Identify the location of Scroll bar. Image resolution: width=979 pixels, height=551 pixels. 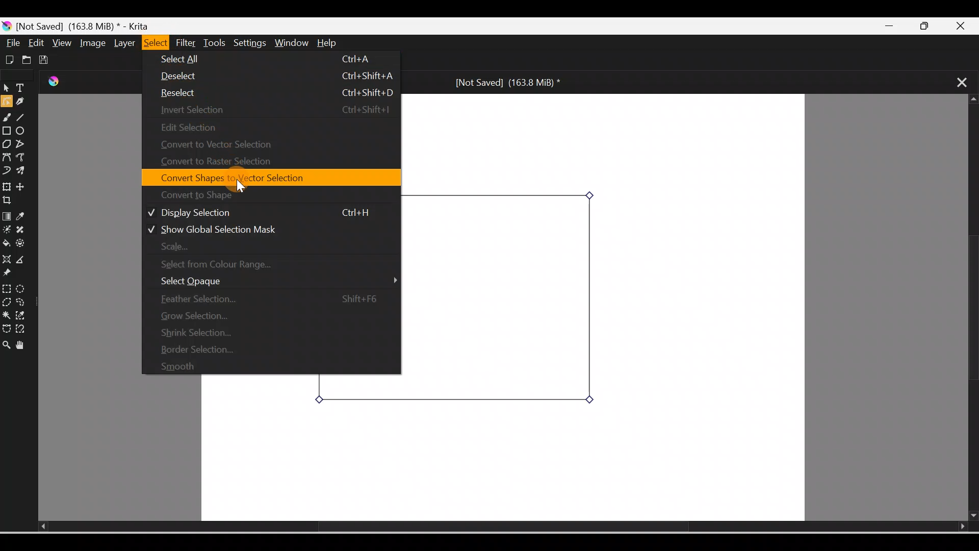
(969, 308).